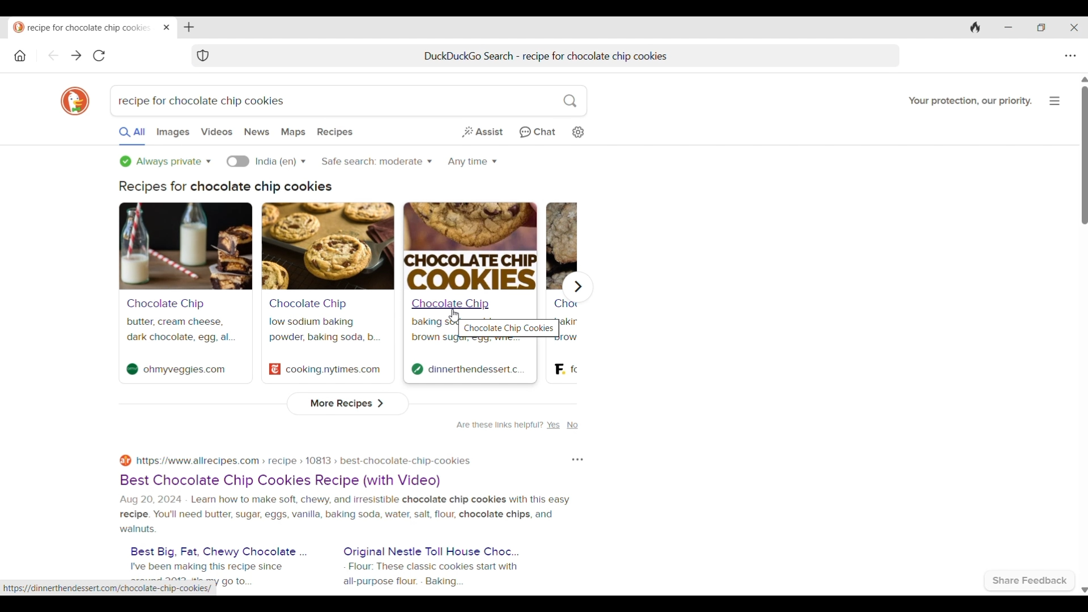 Image resolution: width=1088 pixels, height=612 pixels. Describe the element at coordinates (517, 426) in the screenshot. I see `Are these links helpful? Yes No` at that location.